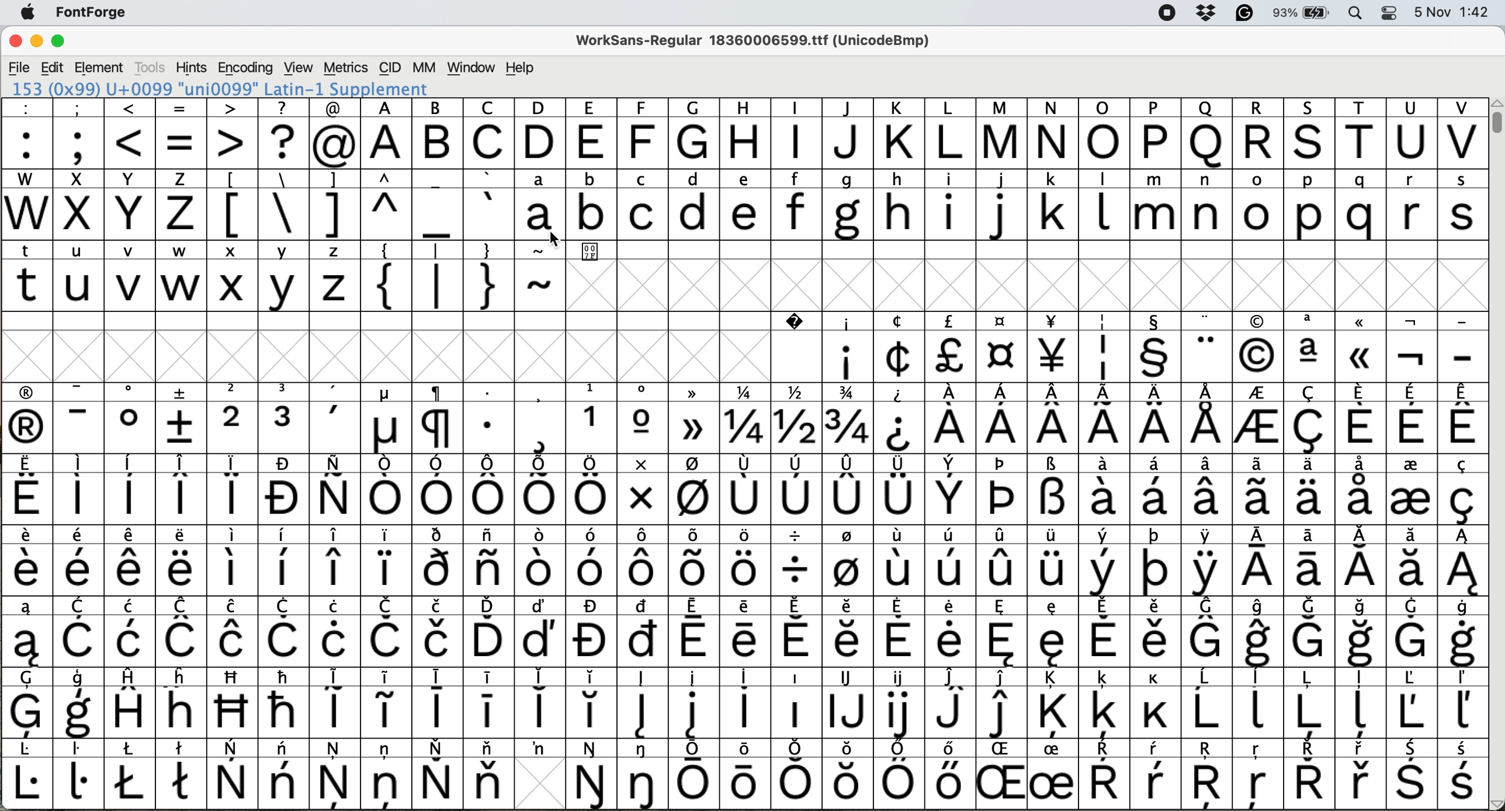 This screenshot has width=1505, height=811. What do you see at coordinates (37, 42) in the screenshot?
I see `minimise` at bounding box center [37, 42].